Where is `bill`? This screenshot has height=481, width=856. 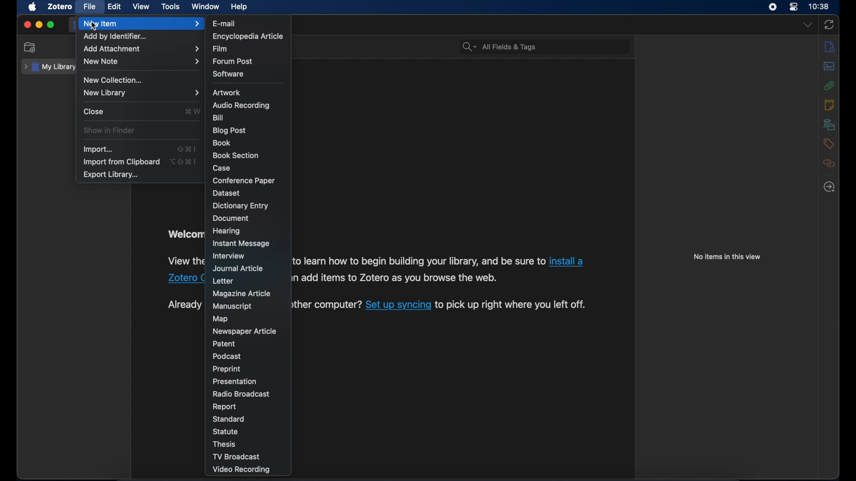 bill is located at coordinates (222, 118).